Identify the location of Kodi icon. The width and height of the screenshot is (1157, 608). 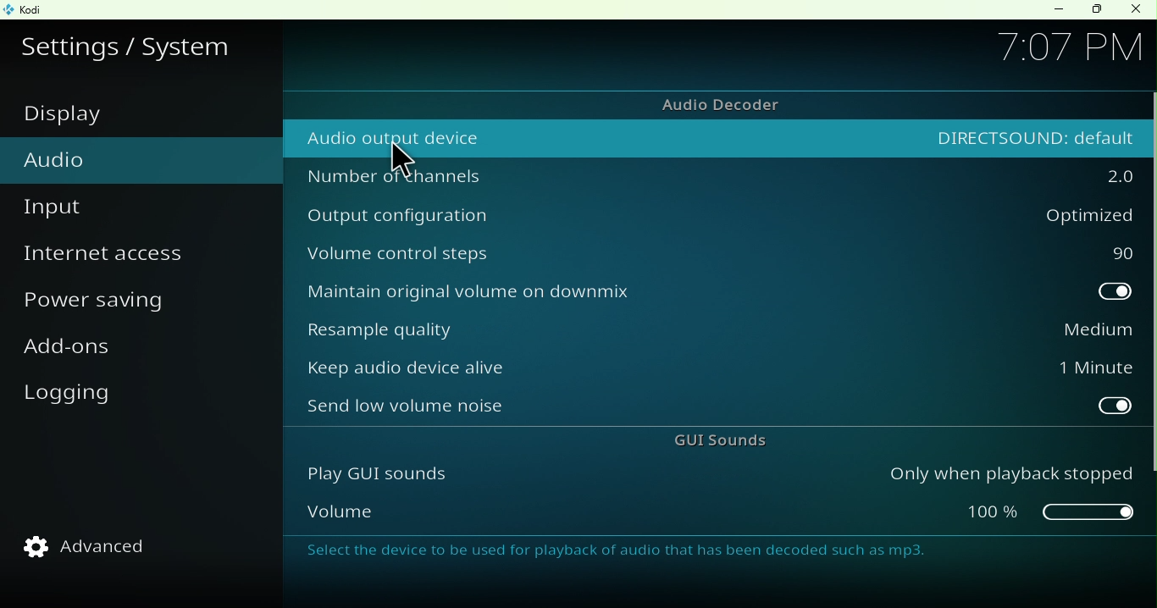
(27, 9).